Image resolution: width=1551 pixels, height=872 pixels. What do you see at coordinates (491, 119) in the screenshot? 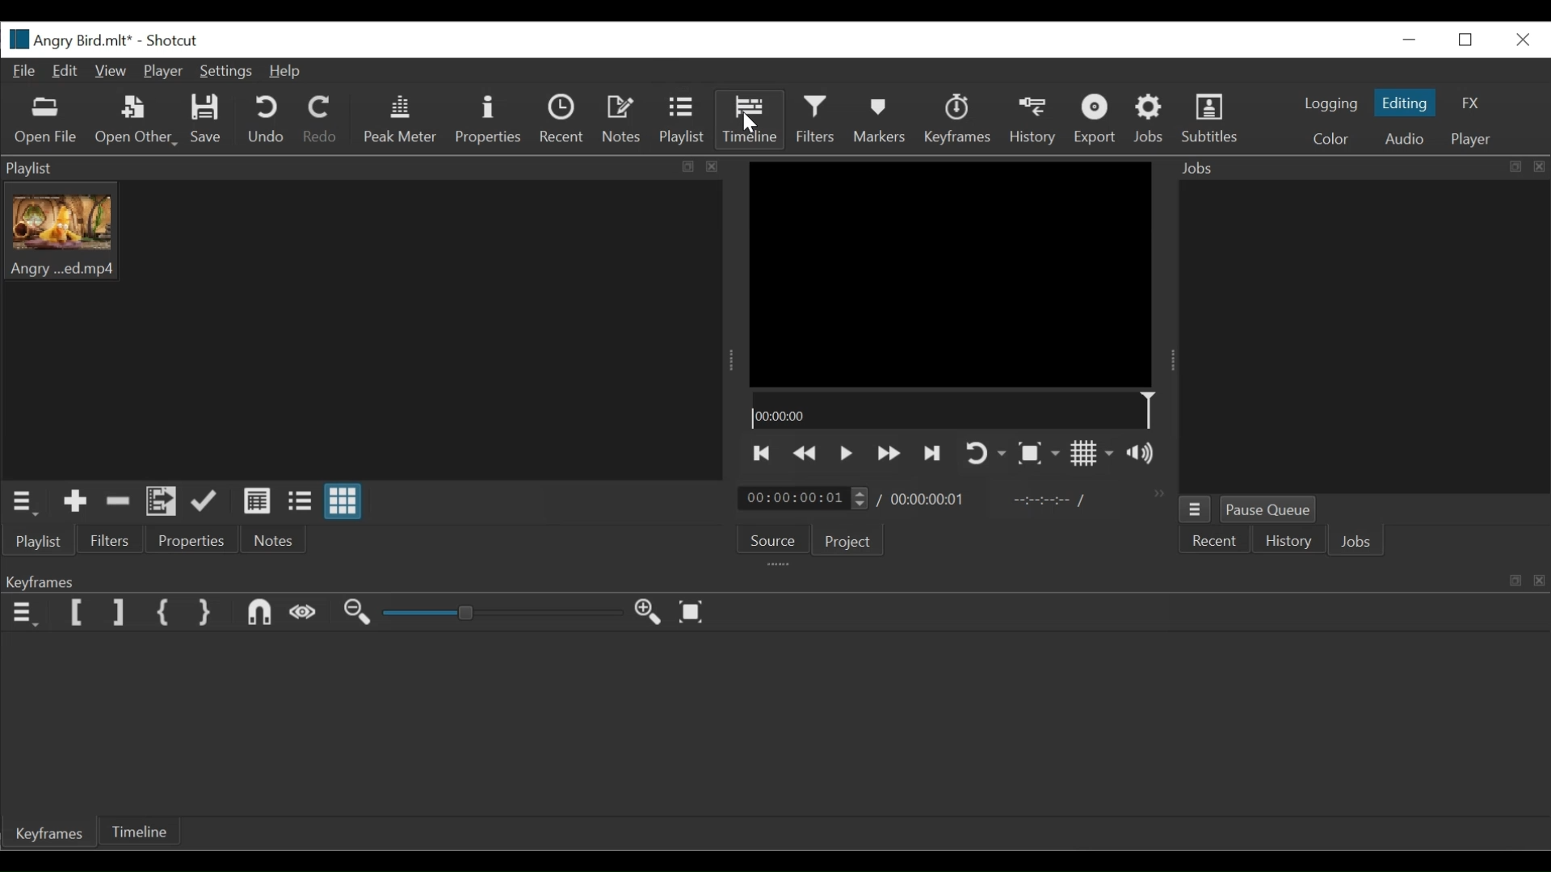
I see `Properties` at bounding box center [491, 119].